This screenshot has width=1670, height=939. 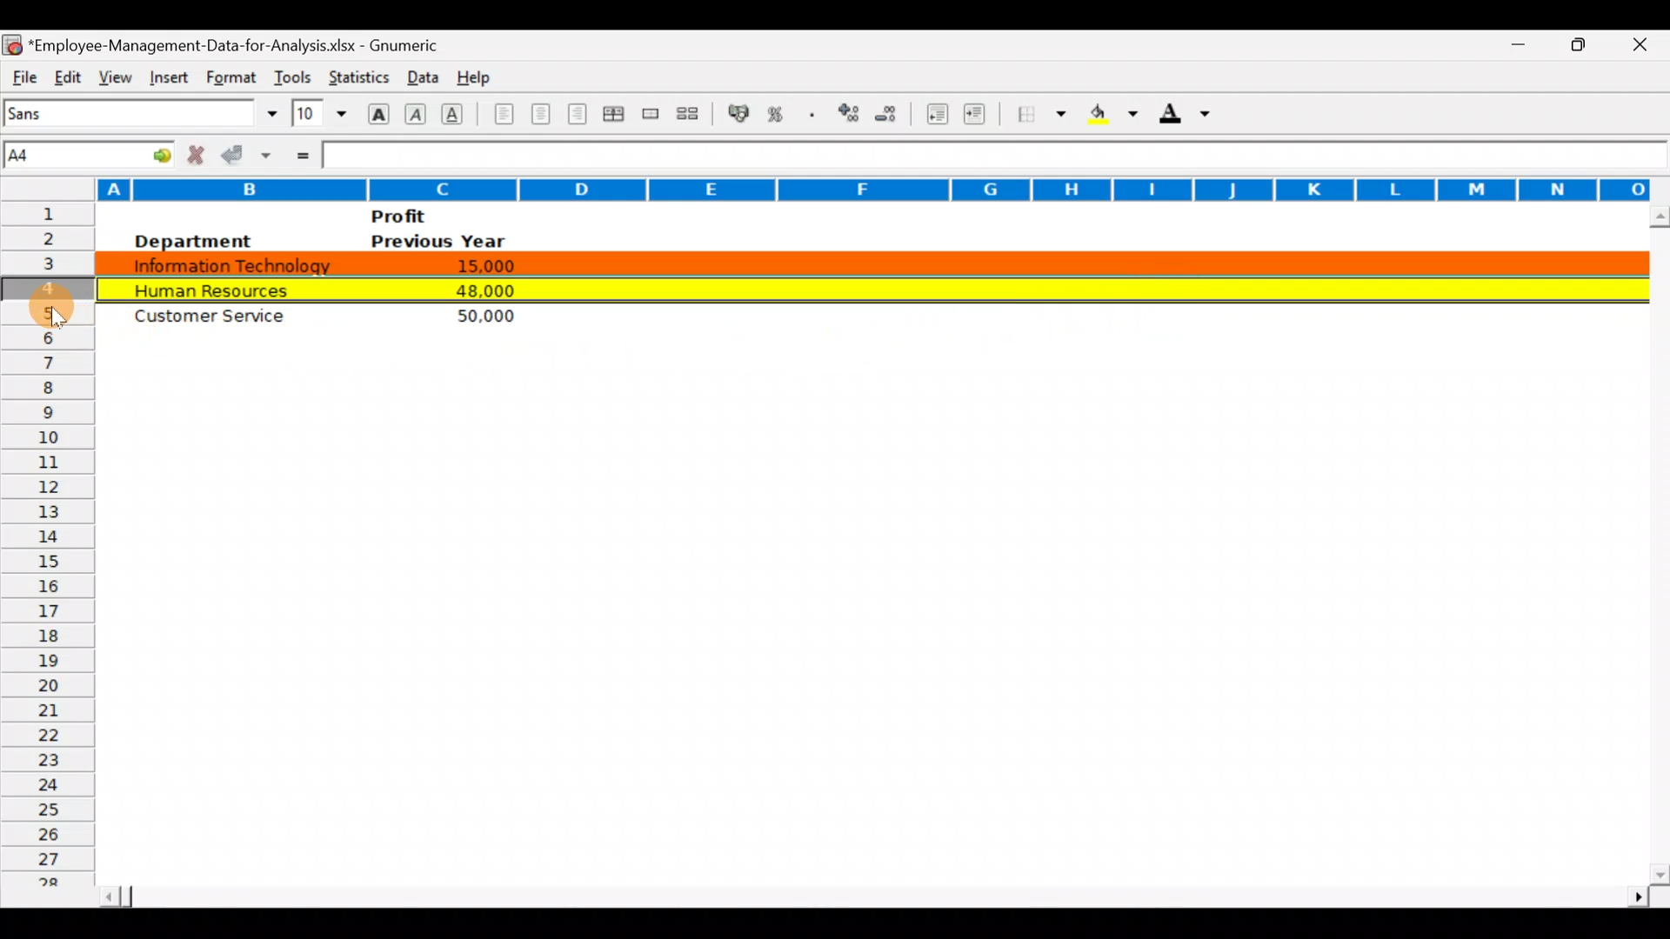 I want to click on Scroll bar, so click(x=871, y=891).